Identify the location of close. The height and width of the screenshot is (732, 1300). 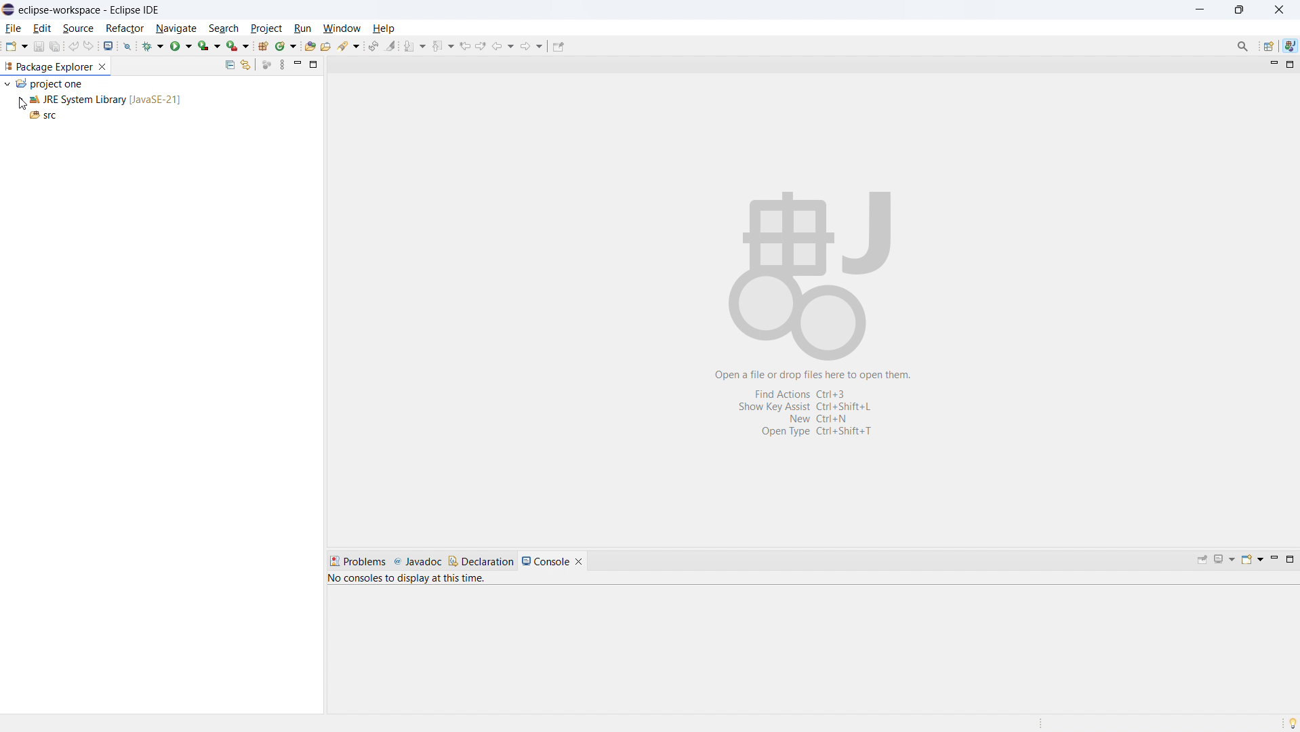
(1278, 7).